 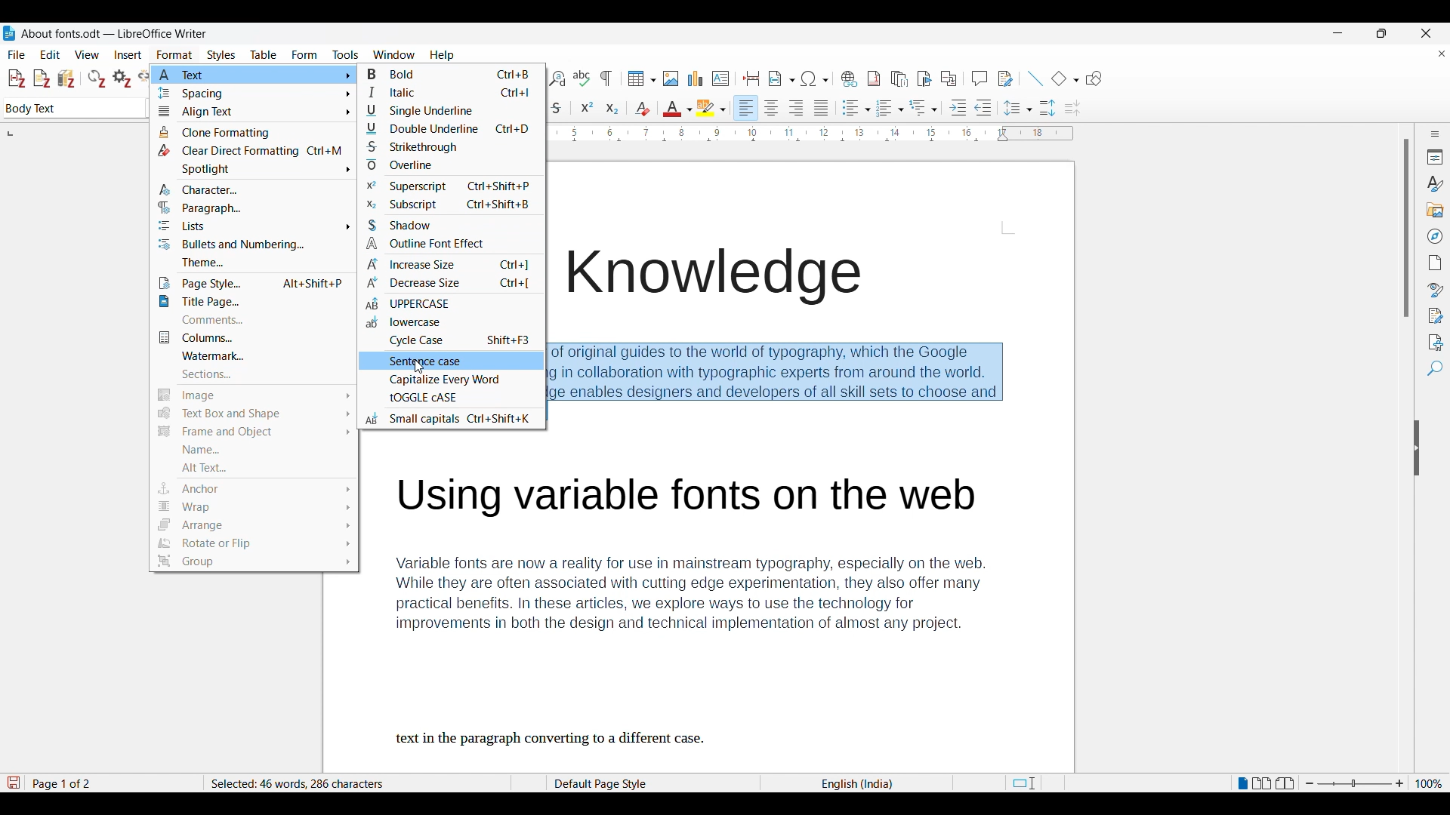 What do you see at coordinates (924, 108) in the screenshot?
I see `Select outline format` at bounding box center [924, 108].